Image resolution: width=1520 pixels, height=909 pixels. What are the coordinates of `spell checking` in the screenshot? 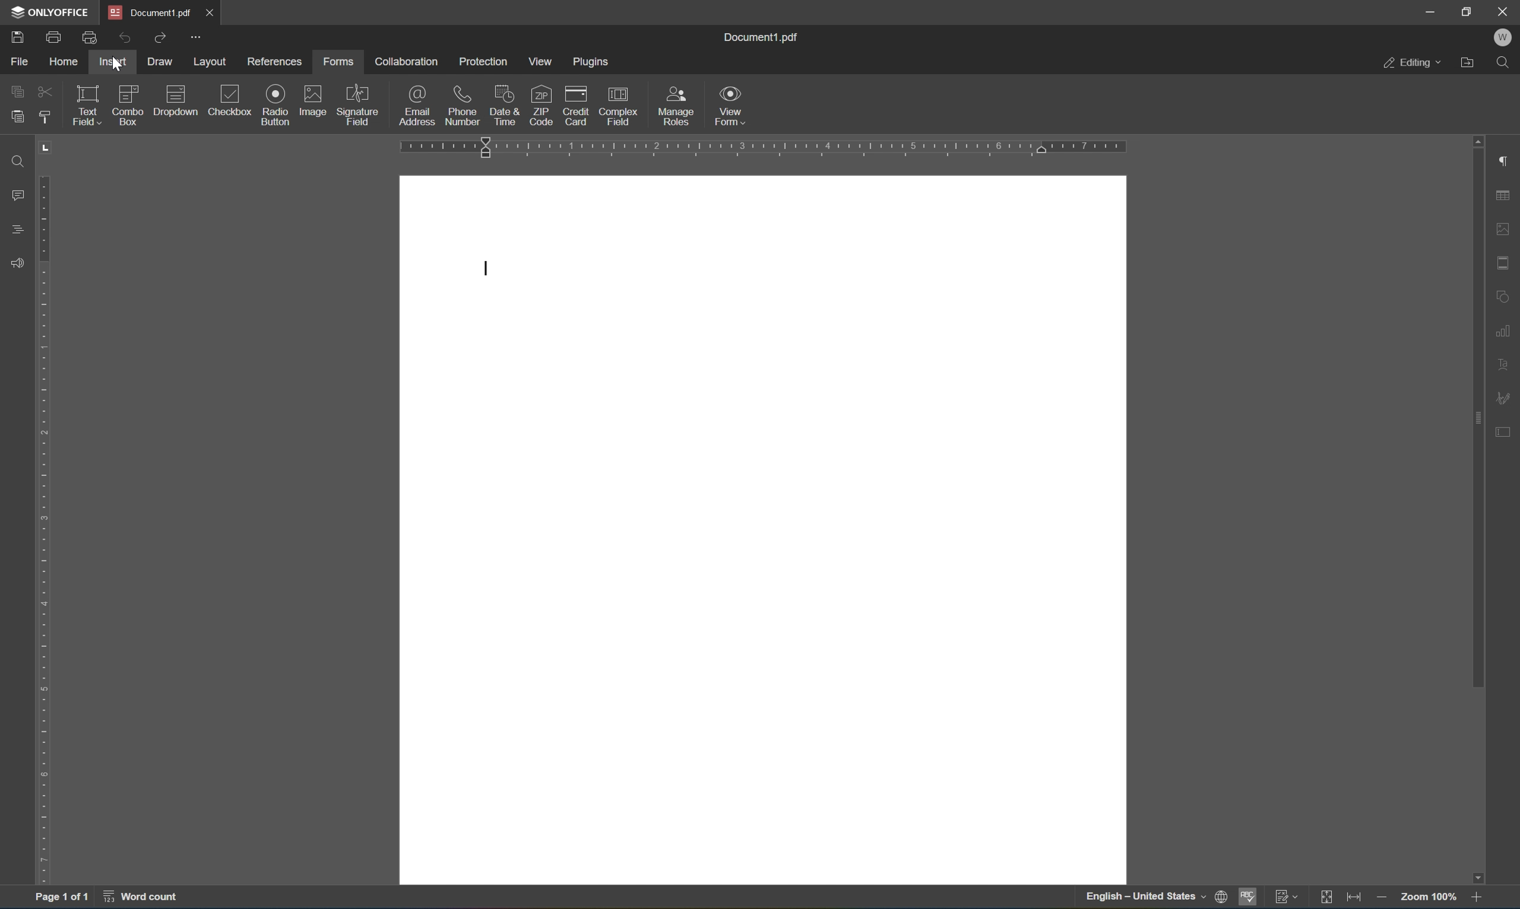 It's located at (1250, 896).